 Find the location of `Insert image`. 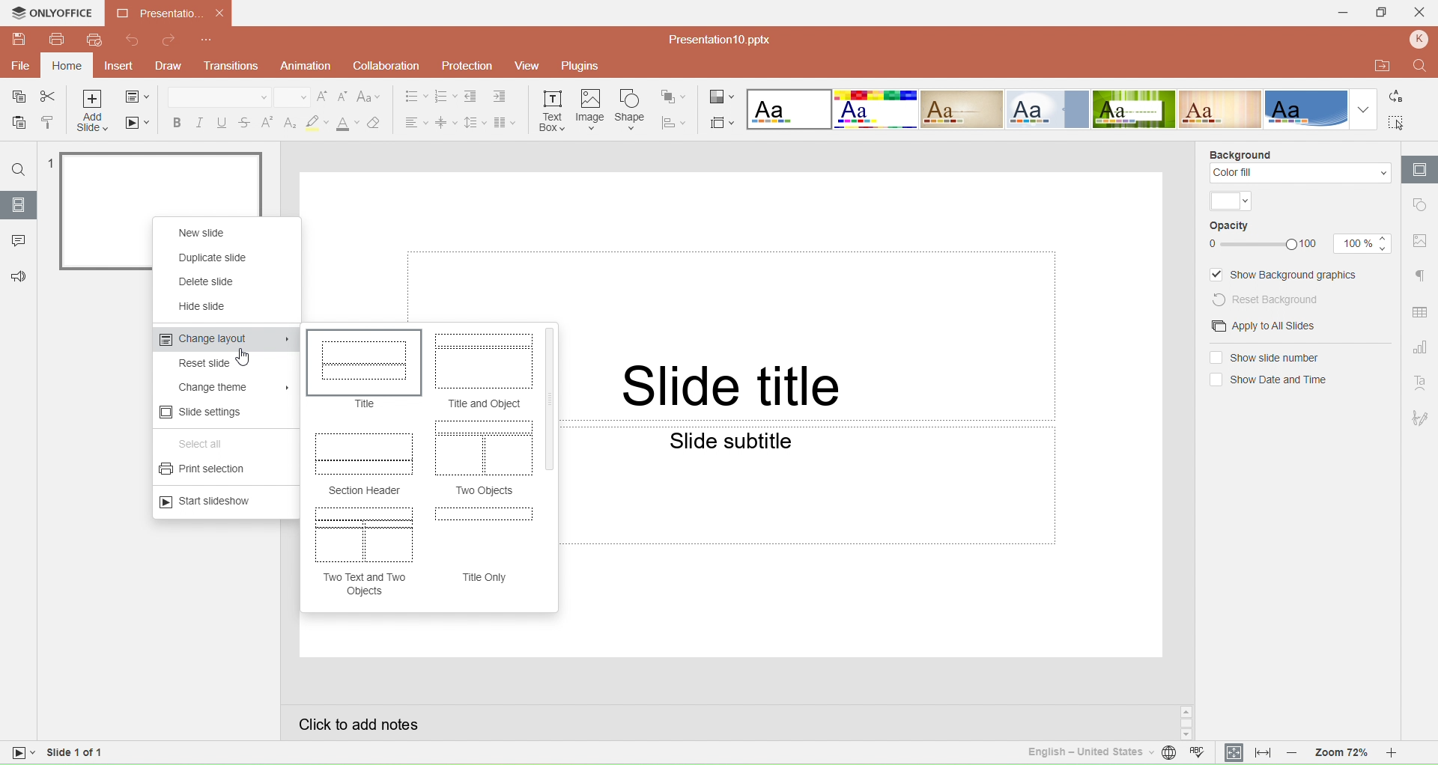

Insert image is located at coordinates (591, 110).